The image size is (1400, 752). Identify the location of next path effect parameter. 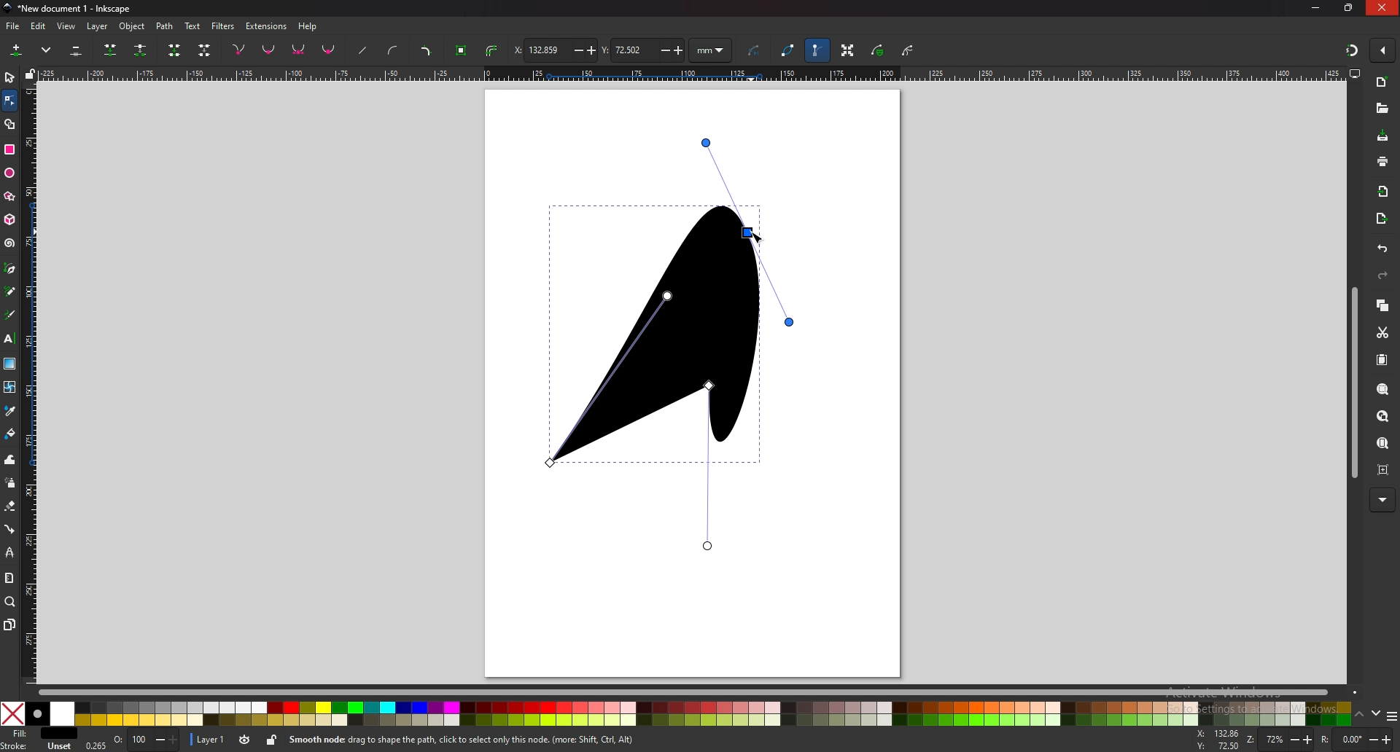
(755, 51).